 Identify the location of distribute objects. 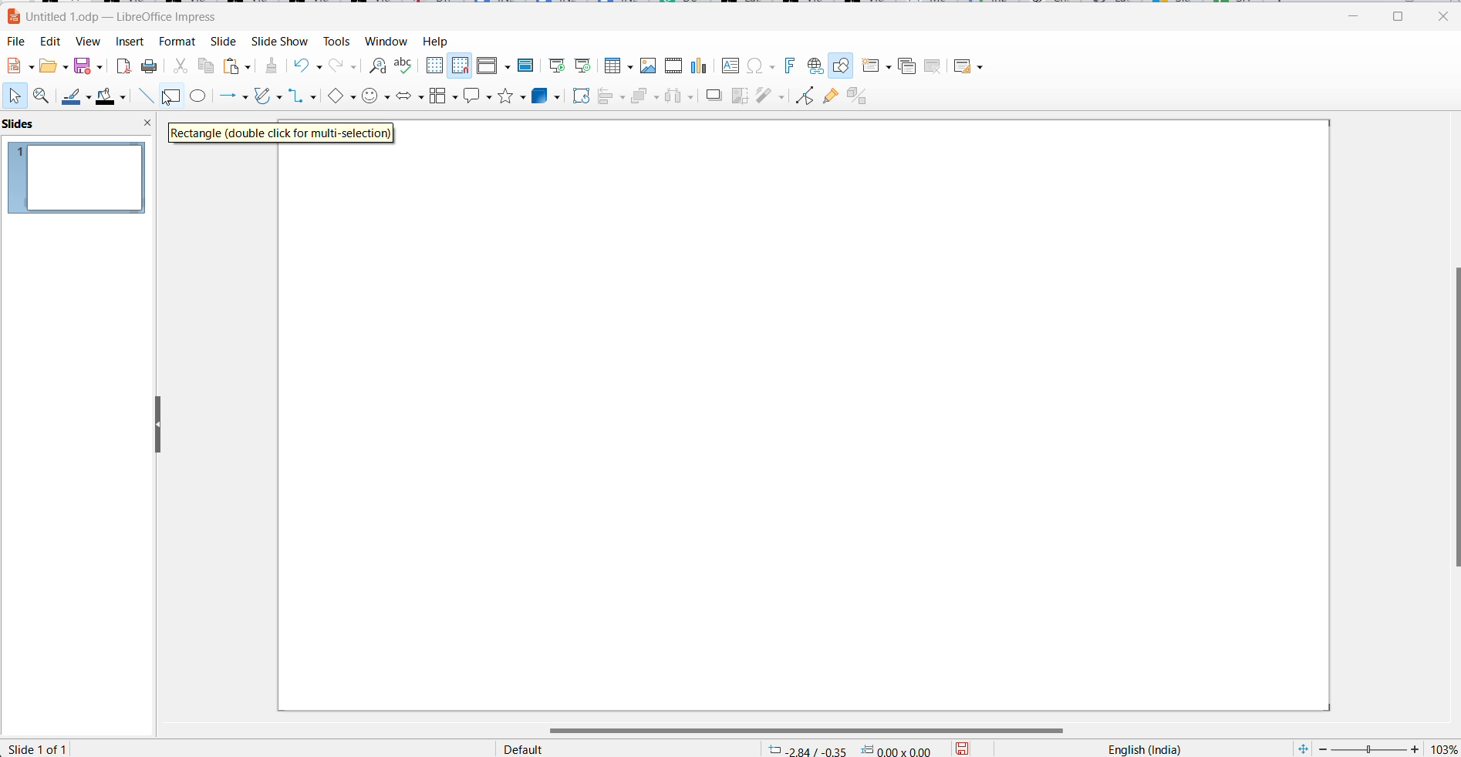
(680, 97).